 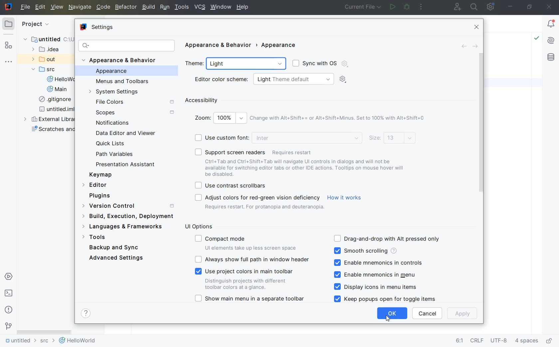 What do you see at coordinates (122, 60) in the screenshot?
I see `APPEARANCE & BEHAVIOR` at bounding box center [122, 60].